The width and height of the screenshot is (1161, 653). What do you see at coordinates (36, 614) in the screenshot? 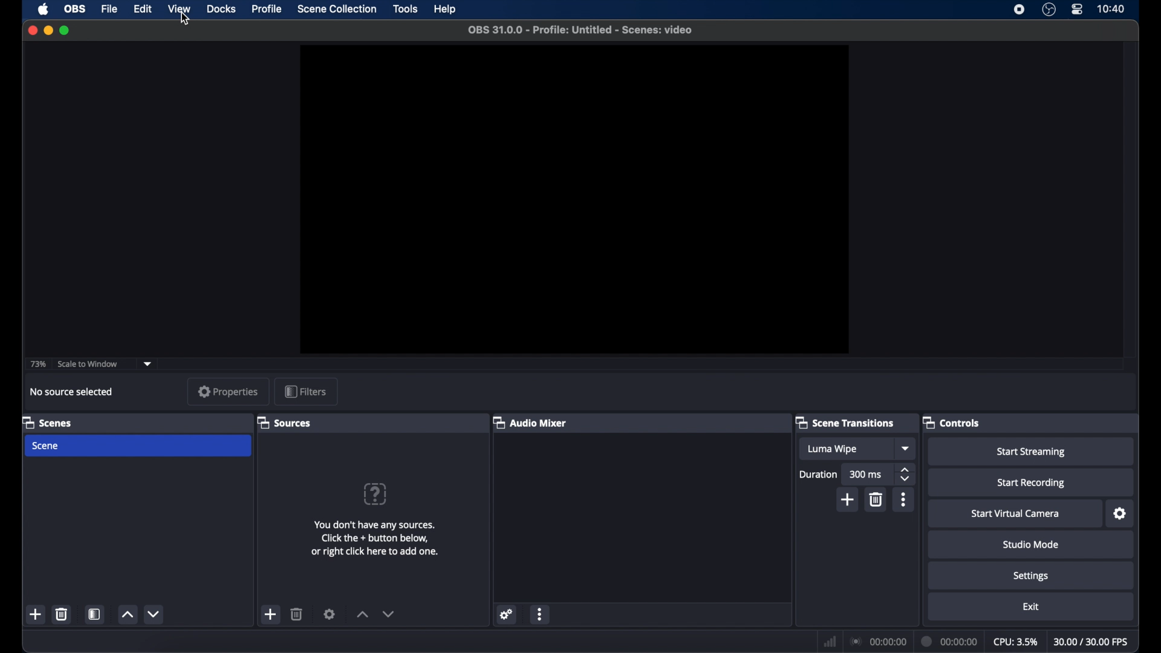
I see `add` at bounding box center [36, 614].